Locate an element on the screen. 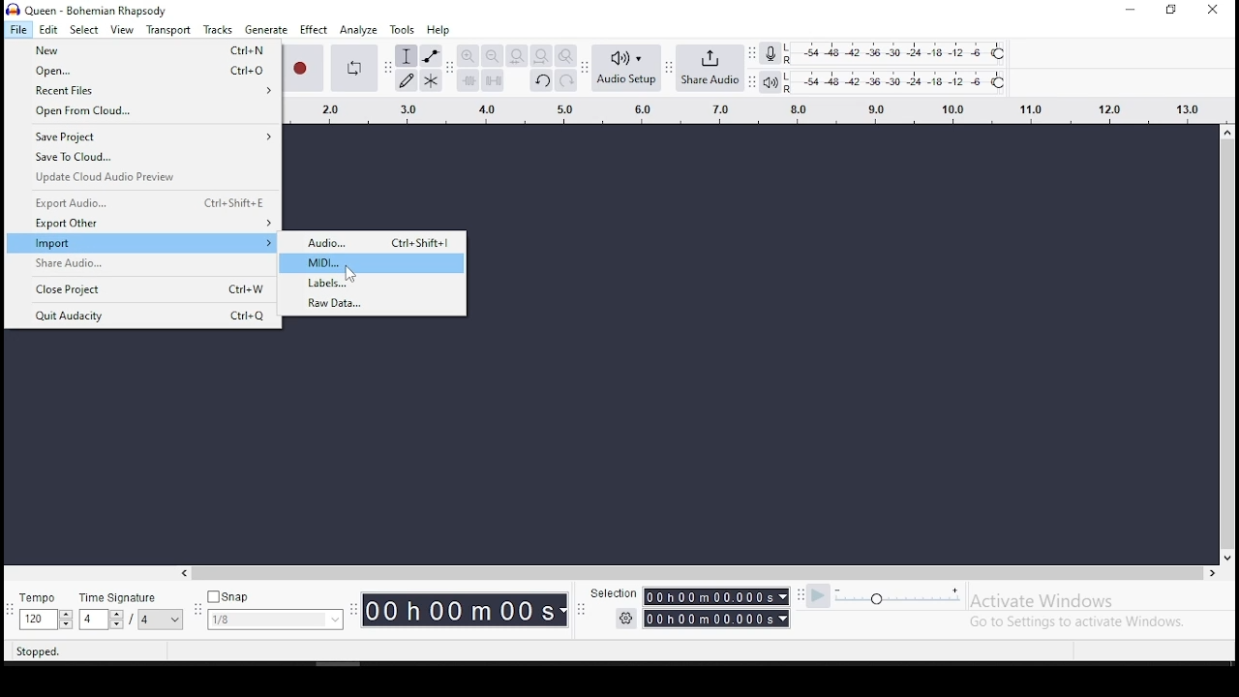 The height and width of the screenshot is (697, 1239). stopped is located at coordinates (38, 652).